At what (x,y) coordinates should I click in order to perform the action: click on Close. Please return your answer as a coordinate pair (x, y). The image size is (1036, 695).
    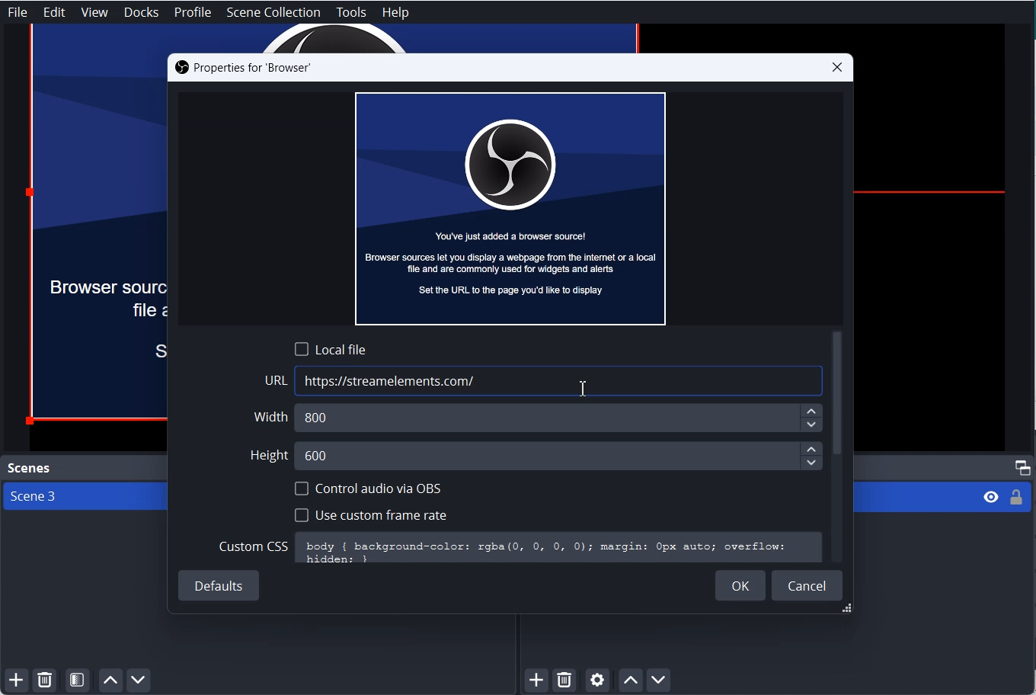
    Looking at the image, I should click on (837, 67).